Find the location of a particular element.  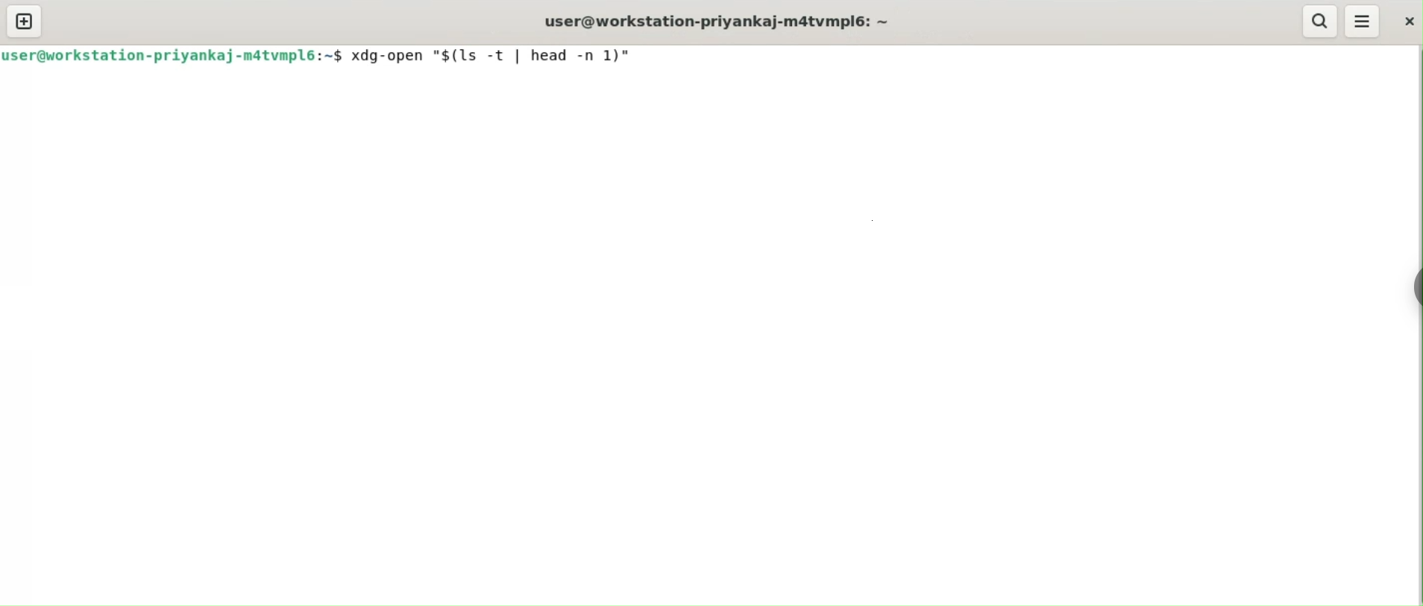

close is located at coordinates (1403, 21).